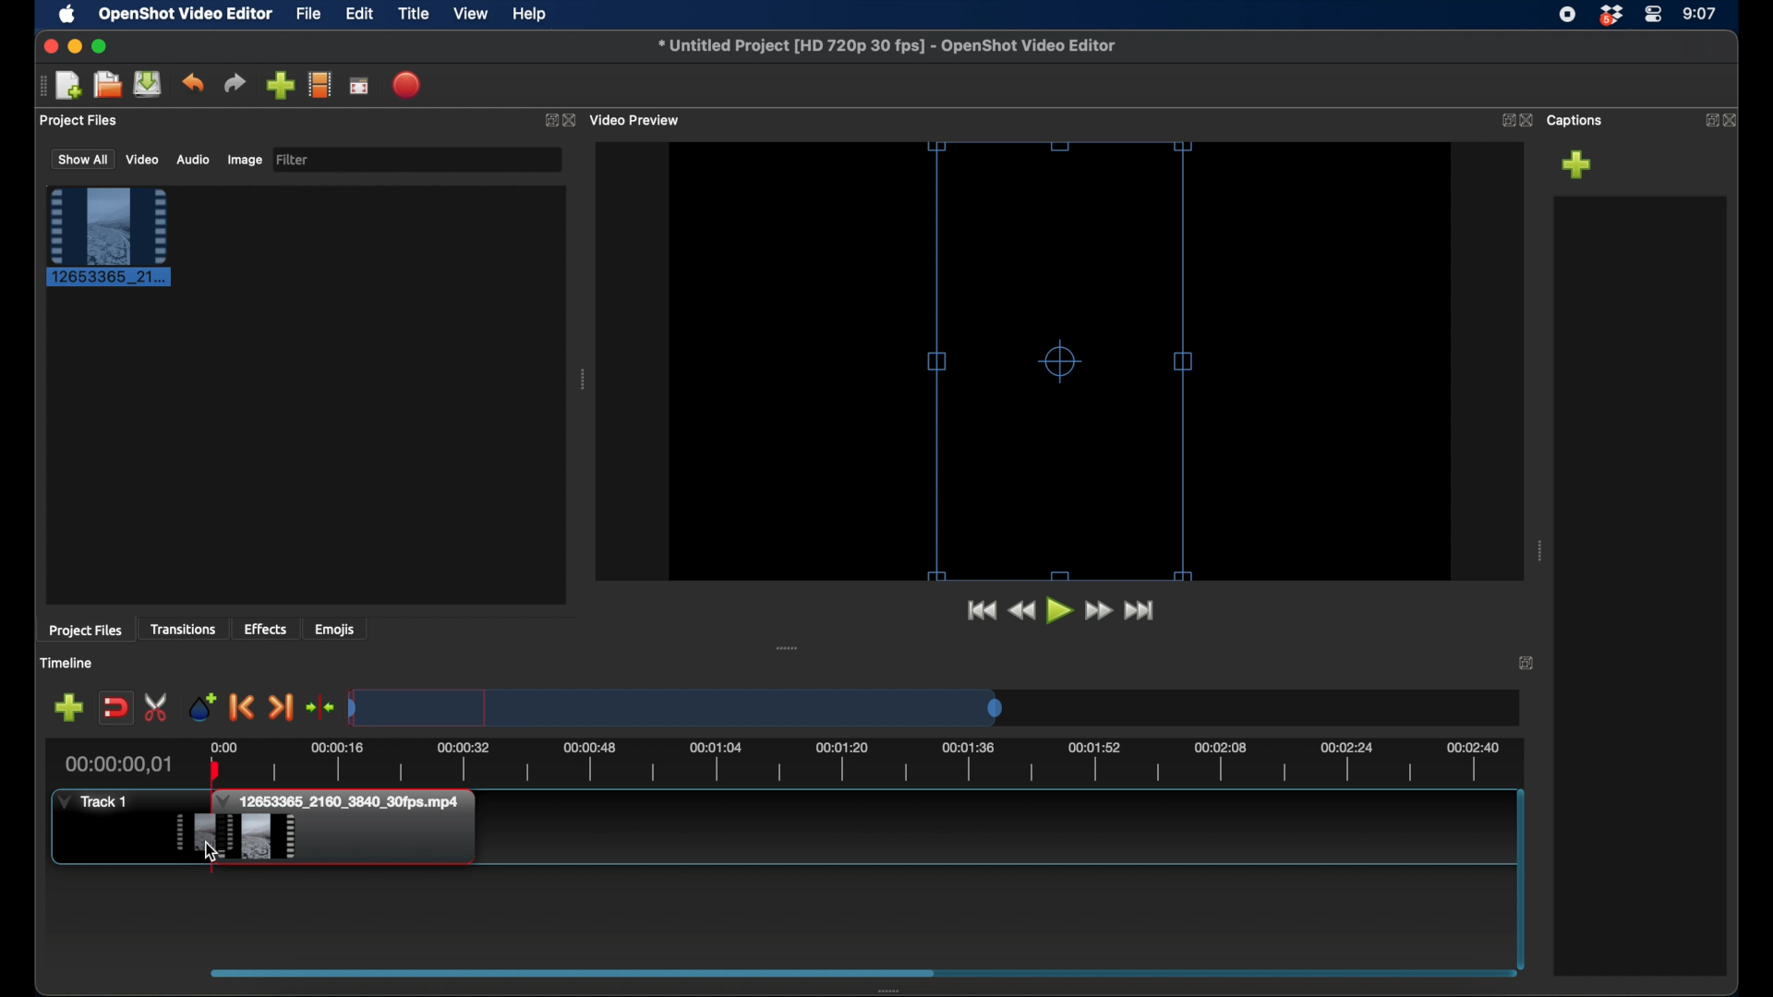 The width and height of the screenshot is (1773, 997). Describe the element at coordinates (209, 817) in the screenshot. I see `plahead` at that location.